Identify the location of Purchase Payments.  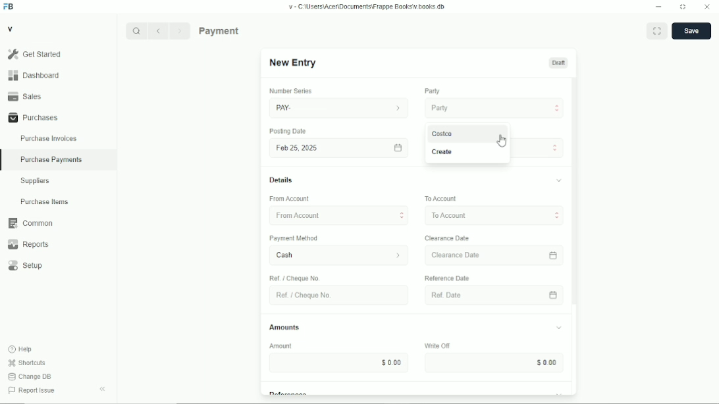
(245, 30).